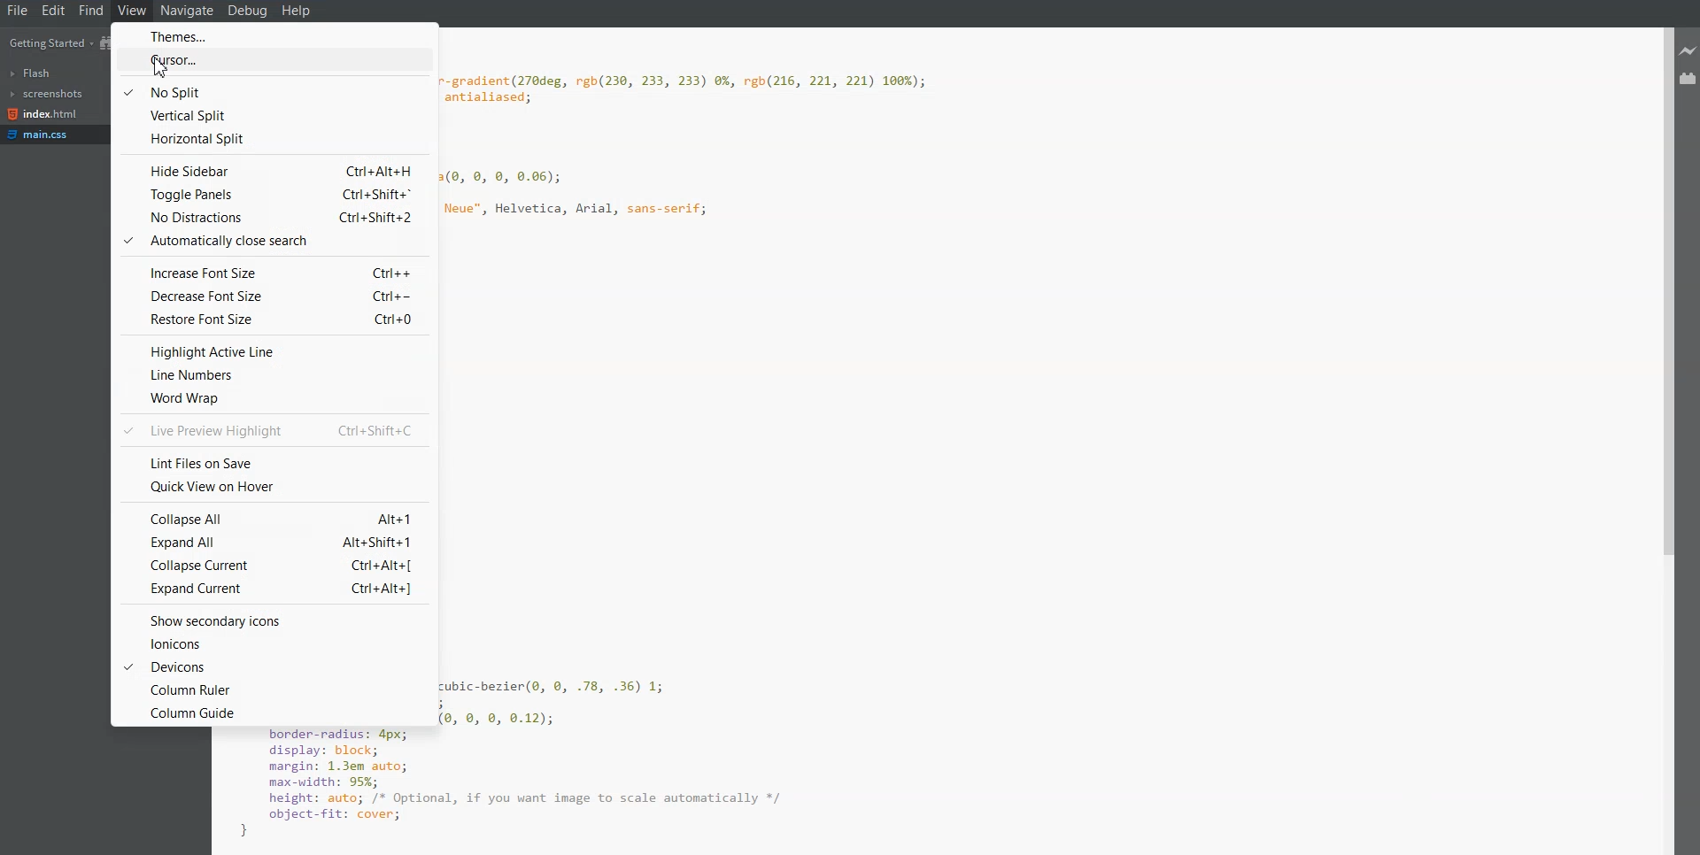 Image resolution: width=1700 pixels, height=855 pixels. What do you see at coordinates (273, 91) in the screenshot?
I see `No Split` at bounding box center [273, 91].